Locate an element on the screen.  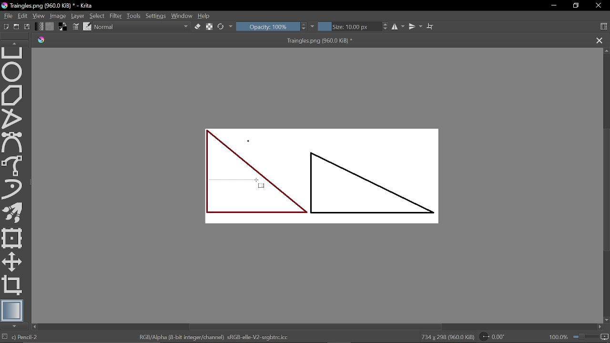
Normal is located at coordinates (142, 27).